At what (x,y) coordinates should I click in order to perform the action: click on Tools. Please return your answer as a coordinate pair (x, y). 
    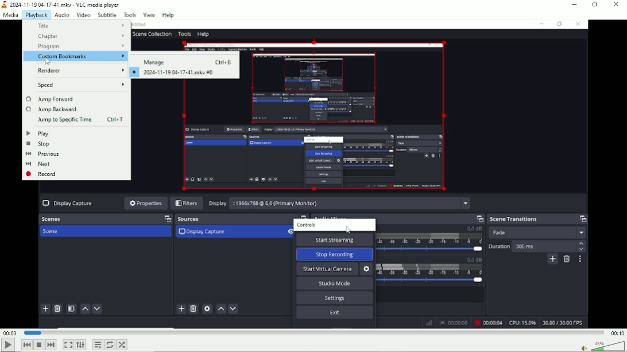
    Looking at the image, I should click on (130, 15).